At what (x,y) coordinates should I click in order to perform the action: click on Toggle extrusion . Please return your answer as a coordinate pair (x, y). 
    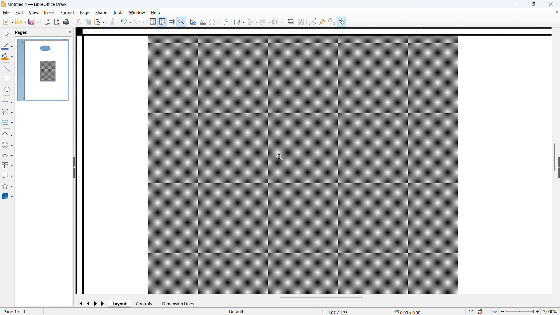
    Looking at the image, I should click on (332, 21).